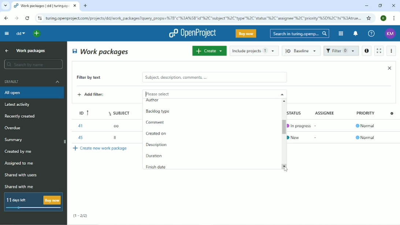 The image size is (400, 225). Describe the element at coordinates (371, 34) in the screenshot. I see `Help` at that location.